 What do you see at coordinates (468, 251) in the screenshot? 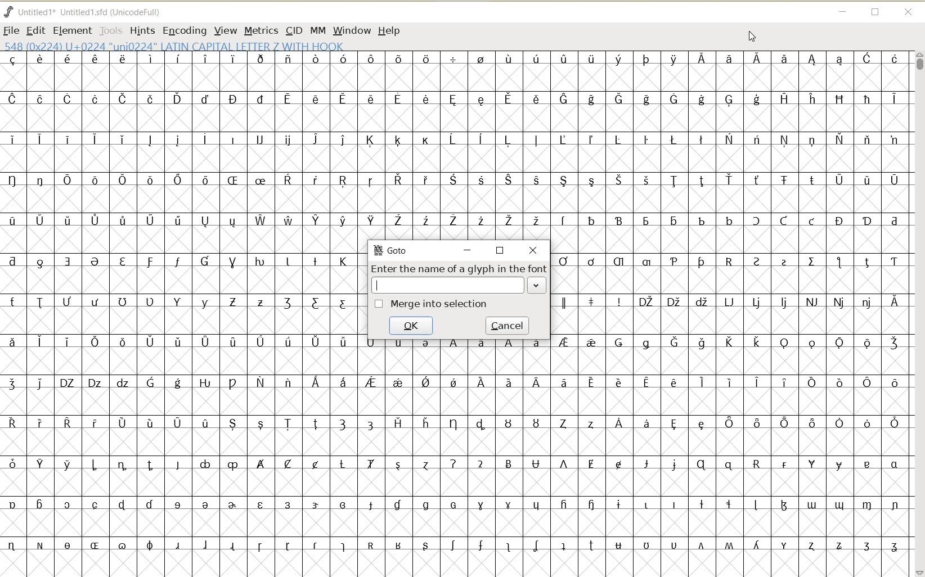
I see `minimize` at bounding box center [468, 251].